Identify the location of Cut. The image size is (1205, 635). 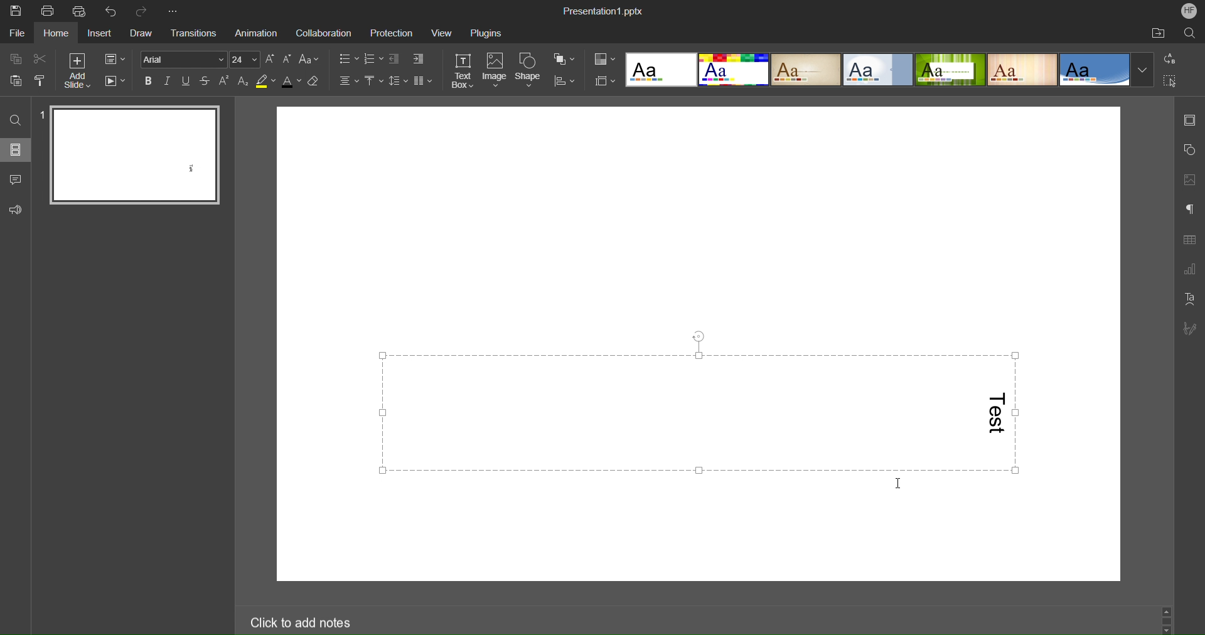
(41, 58).